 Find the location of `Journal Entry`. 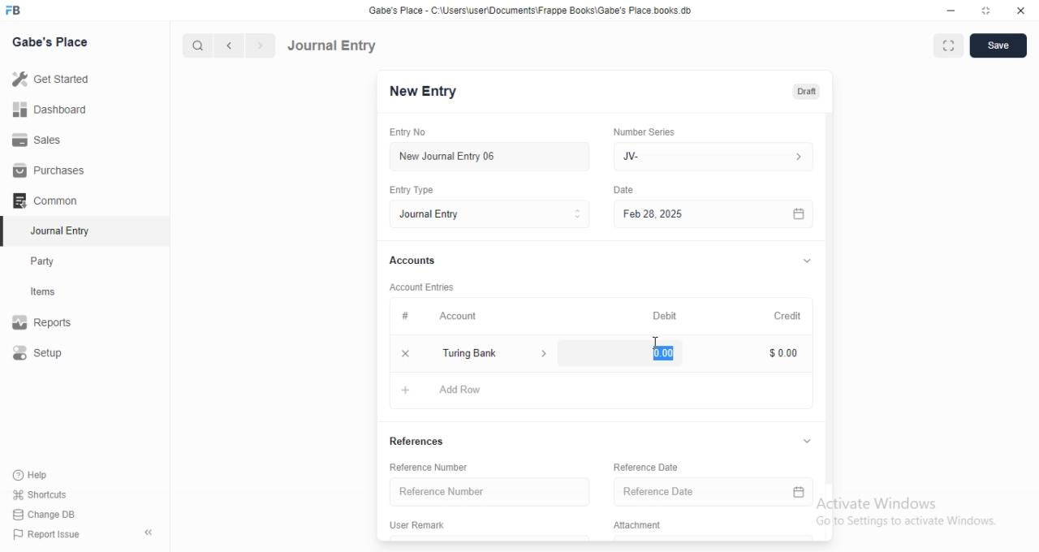

Journal Entry is located at coordinates (333, 45).